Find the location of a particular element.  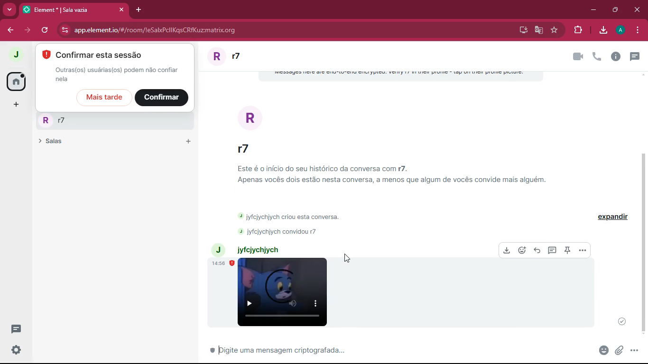

forward is located at coordinates (26, 30).